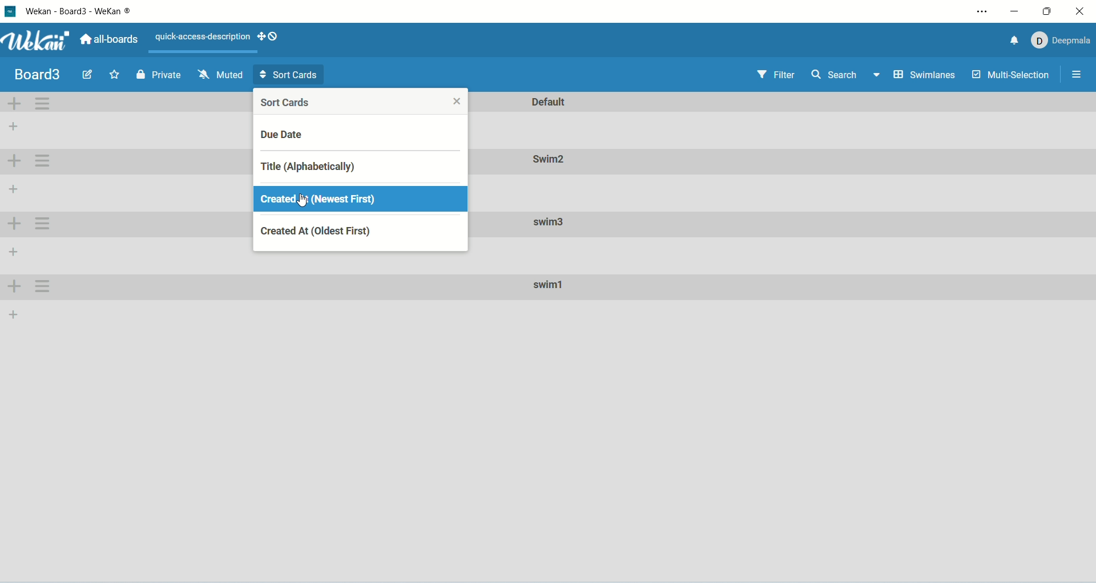  What do you see at coordinates (11, 13) in the screenshot?
I see `logo` at bounding box center [11, 13].